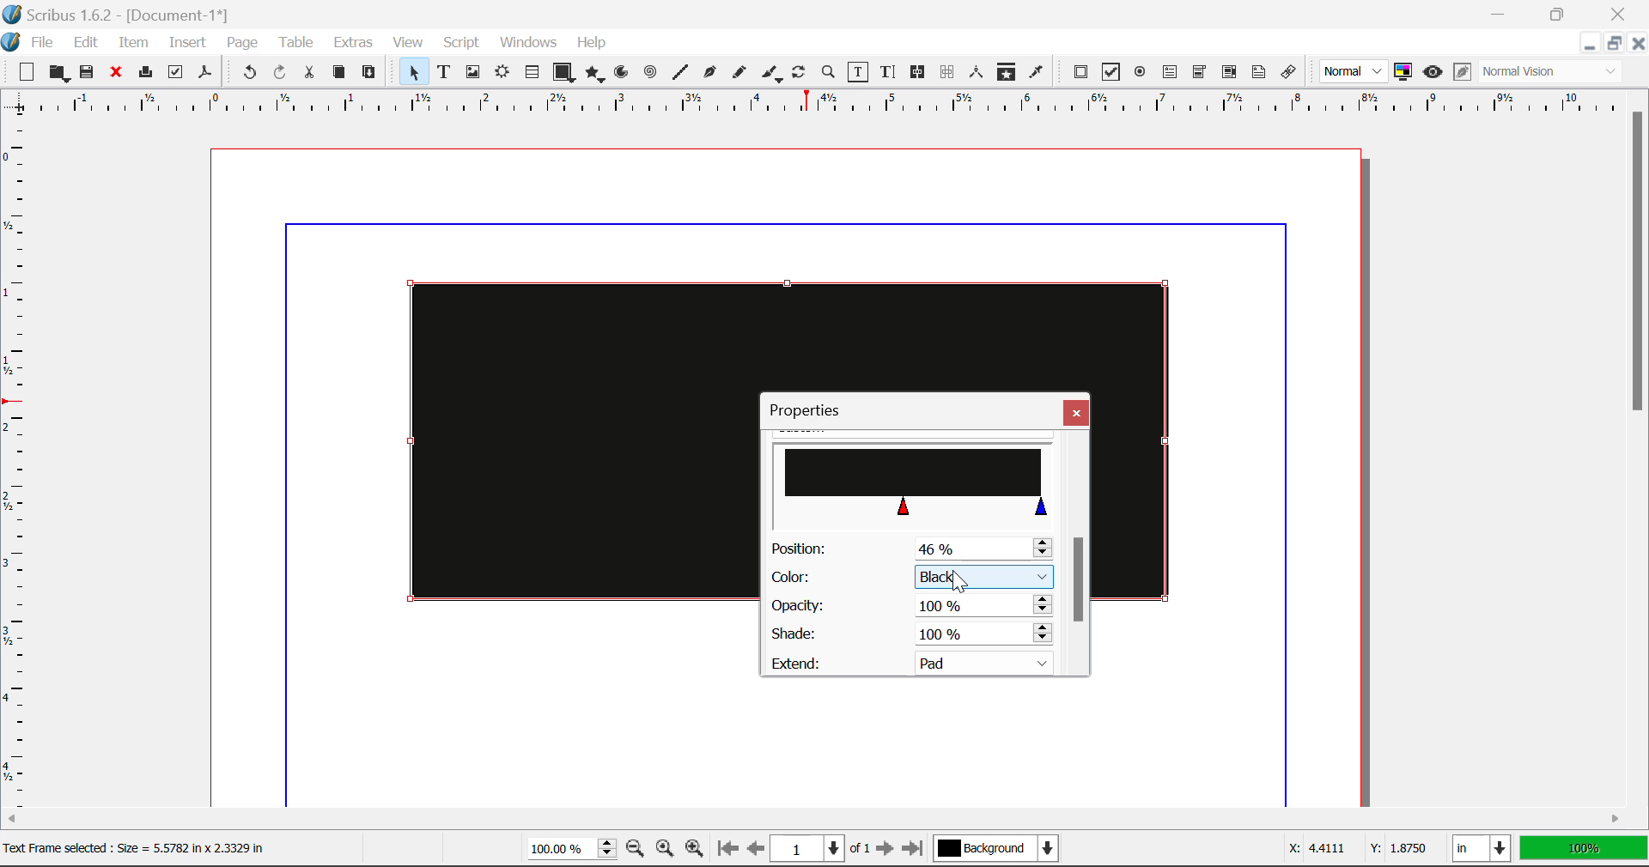 The height and width of the screenshot is (867, 1649). I want to click on Save as Pdf, so click(205, 75).